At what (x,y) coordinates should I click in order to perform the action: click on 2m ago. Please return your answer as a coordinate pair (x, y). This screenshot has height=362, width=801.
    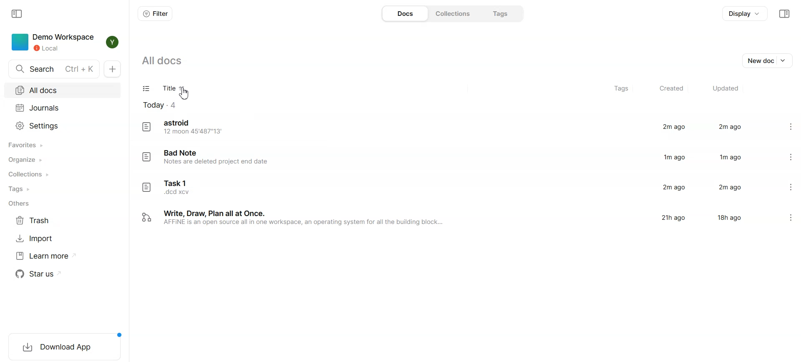
    Looking at the image, I should click on (672, 189).